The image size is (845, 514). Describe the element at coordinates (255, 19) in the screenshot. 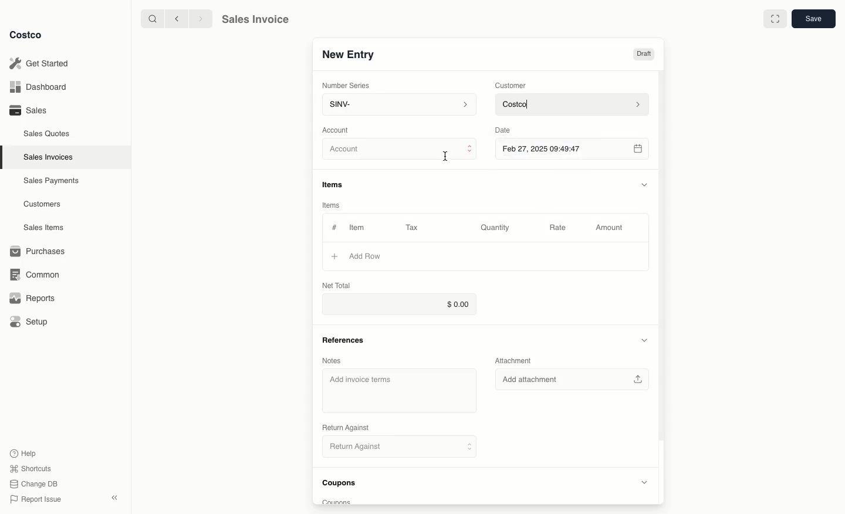

I see `Sales Invoice` at that location.